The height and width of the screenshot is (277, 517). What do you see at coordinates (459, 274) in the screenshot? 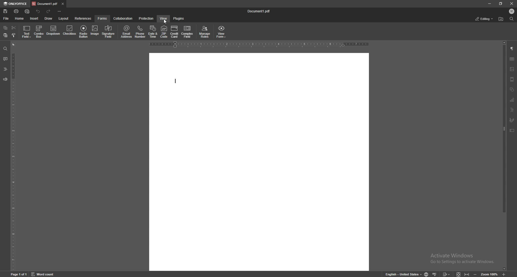
I see `fit to screen` at bounding box center [459, 274].